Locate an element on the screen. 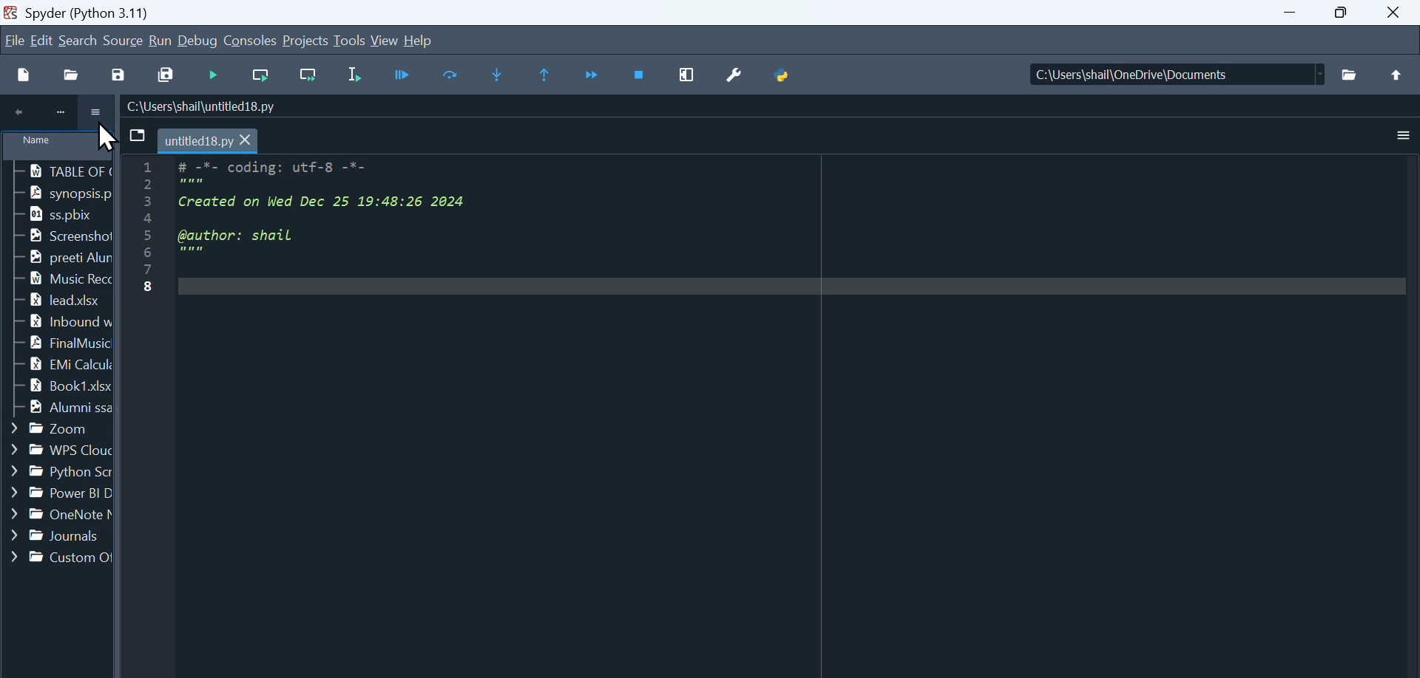  Help is located at coordinates (418, 38).